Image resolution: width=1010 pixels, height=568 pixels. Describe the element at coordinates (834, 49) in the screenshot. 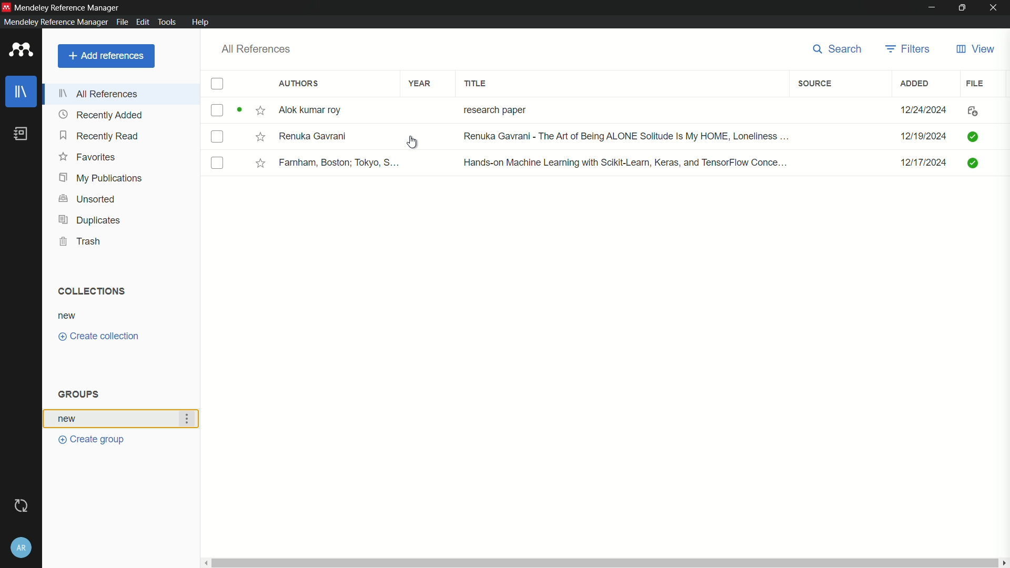

I see `search` at that location.